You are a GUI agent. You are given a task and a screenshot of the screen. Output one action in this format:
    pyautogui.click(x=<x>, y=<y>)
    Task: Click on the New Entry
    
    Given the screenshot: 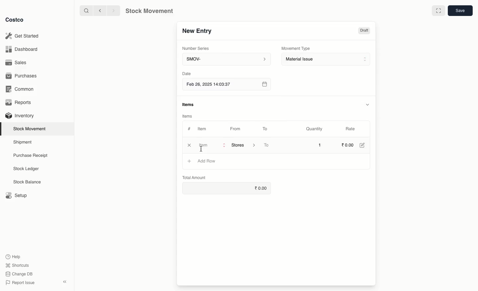 What is the action you would take?
    pyautogui.click(x=198, y=32)
    